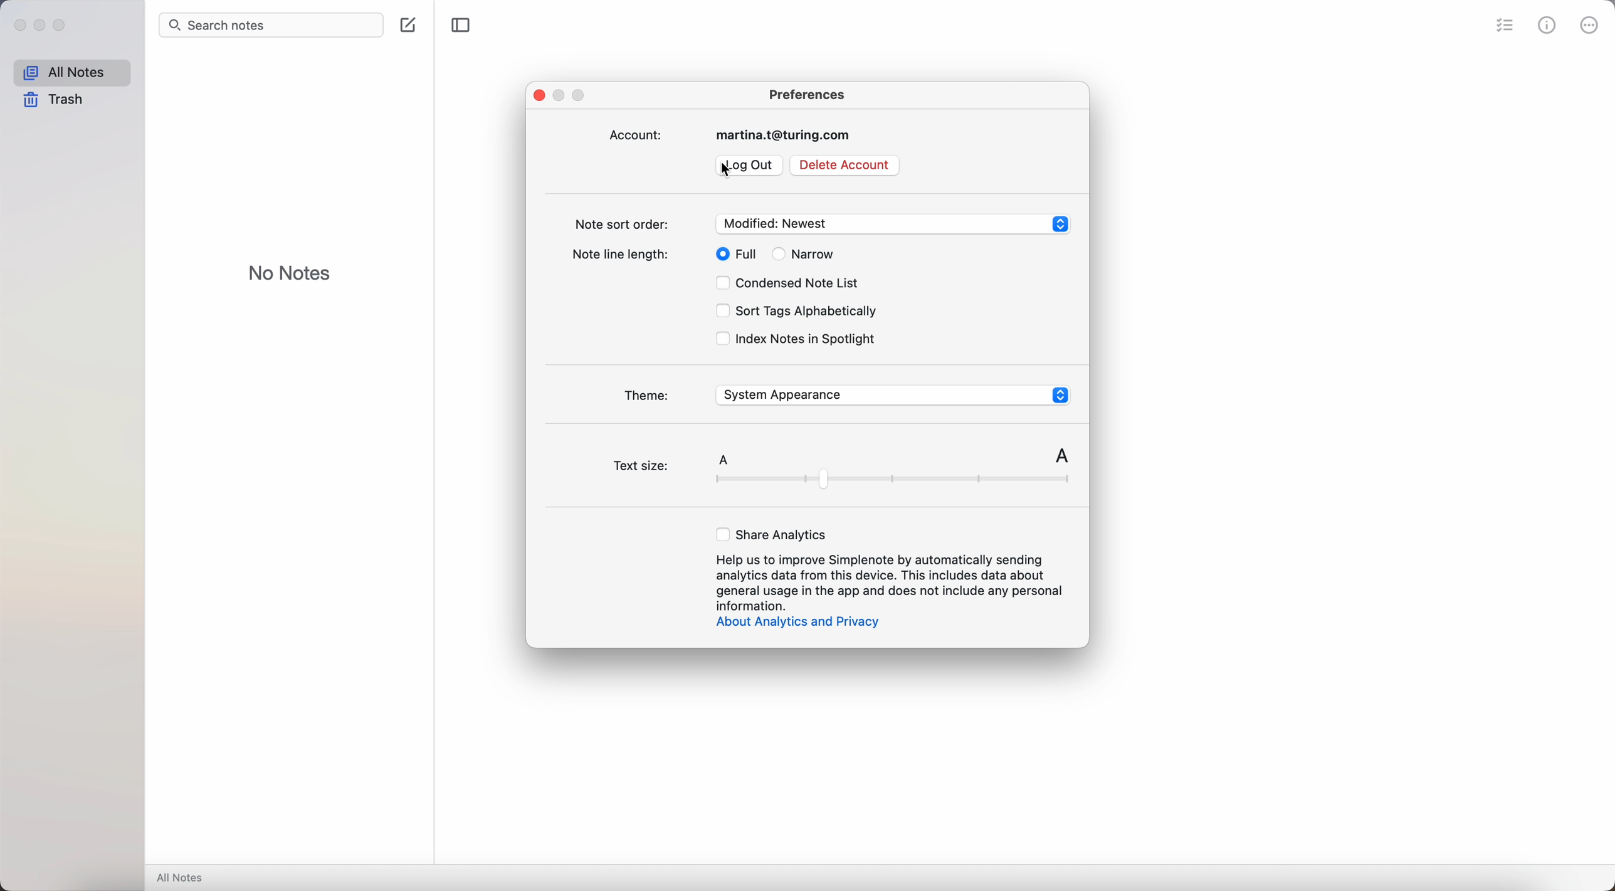  I want to click on all notes, so click(71, 73).